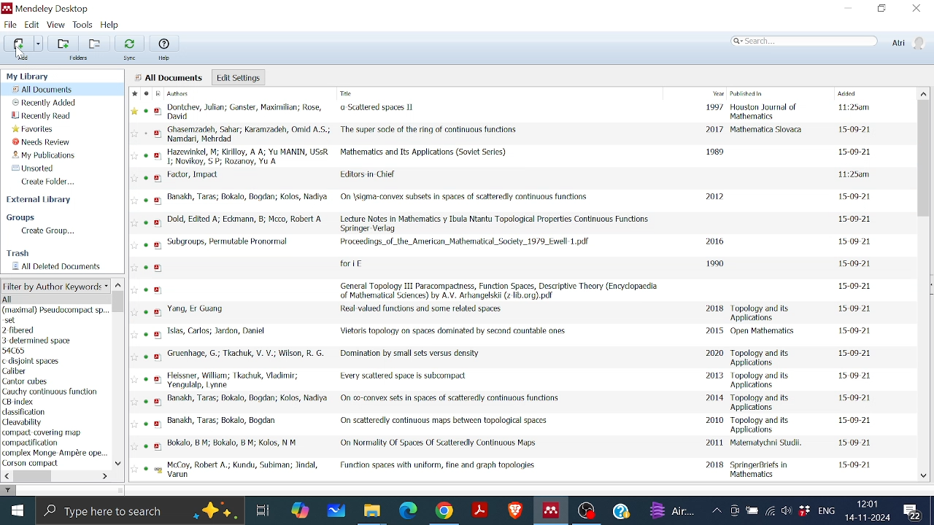 Image resolution: width=934 pixels, height=525 pixels. Describe the element at coordinates (161, 403) in the screenshot. I see `pdf` at that location.